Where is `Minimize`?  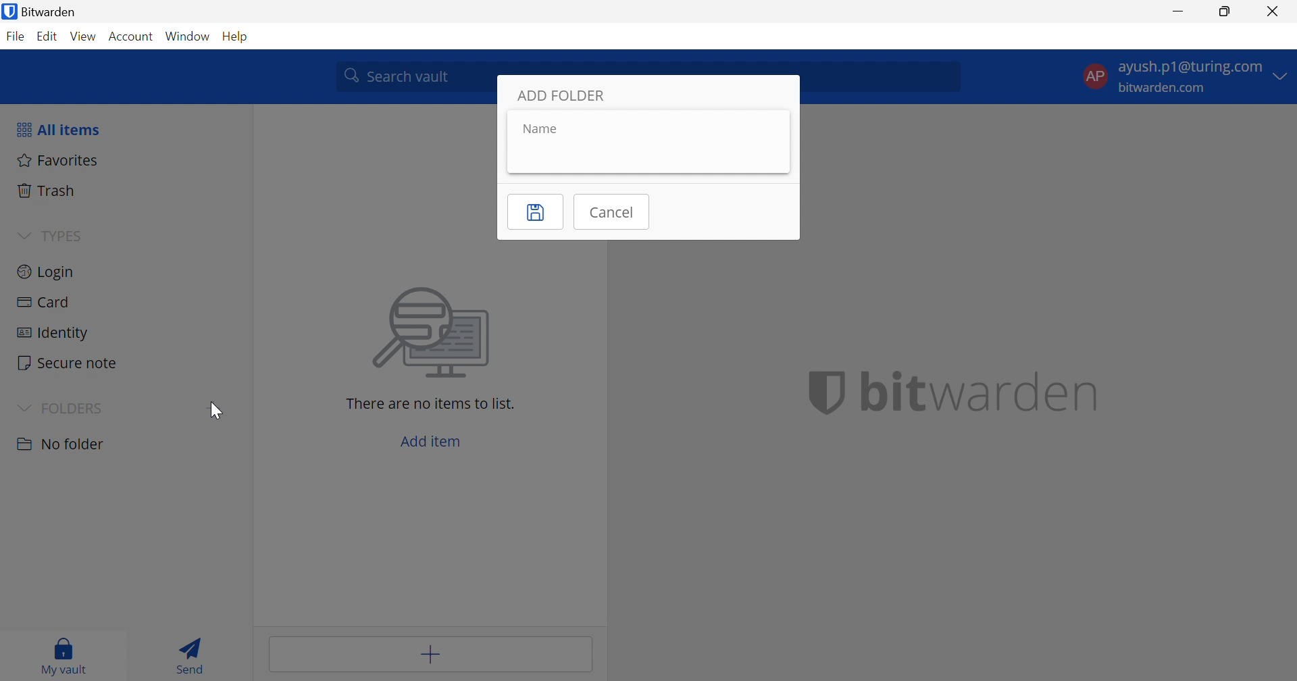
Minimize is located at coordinates (1178, 9).